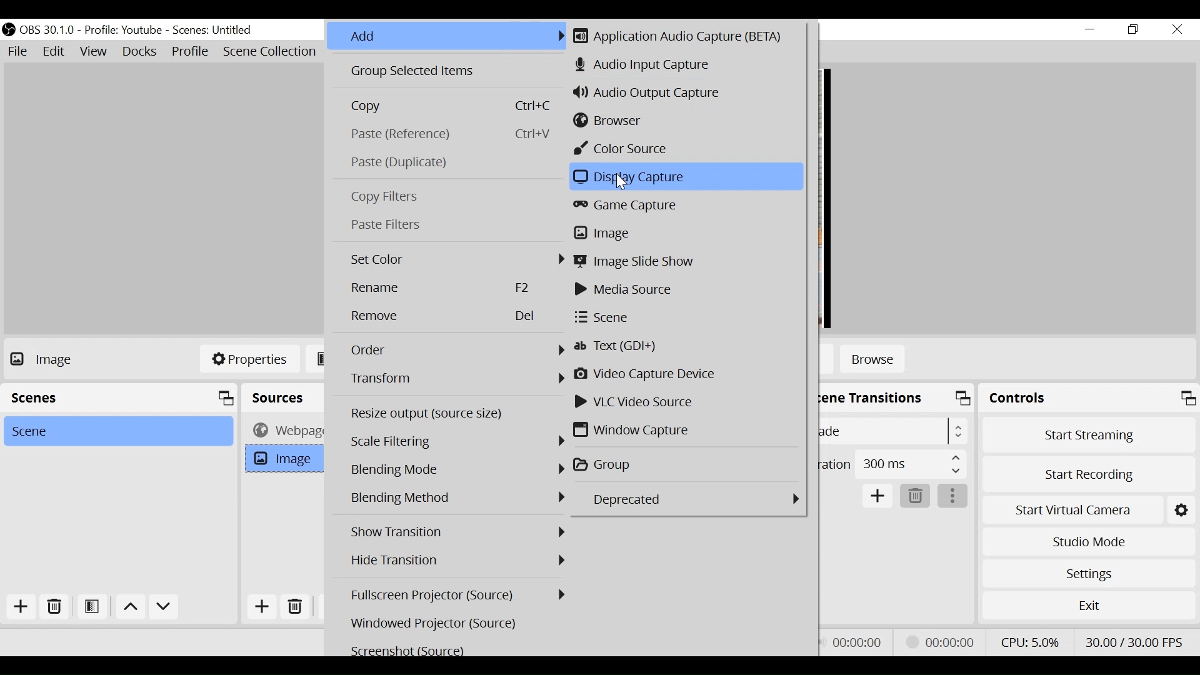  I want to click on Fullscreen Projector(Source, so click(458, 594).